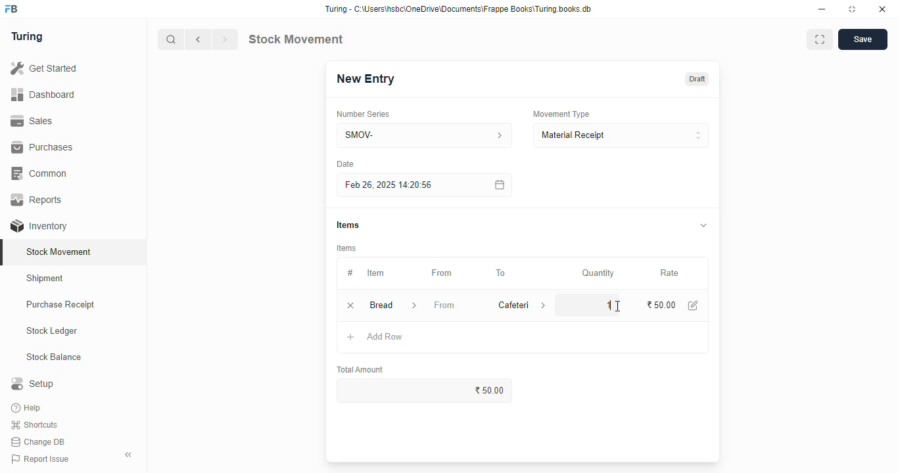 This screenshot has width=898, height=473. What do you see at coordinates (602, 304) in the screenshot?
I see `1 - typing` at bounding box center [602, 304].